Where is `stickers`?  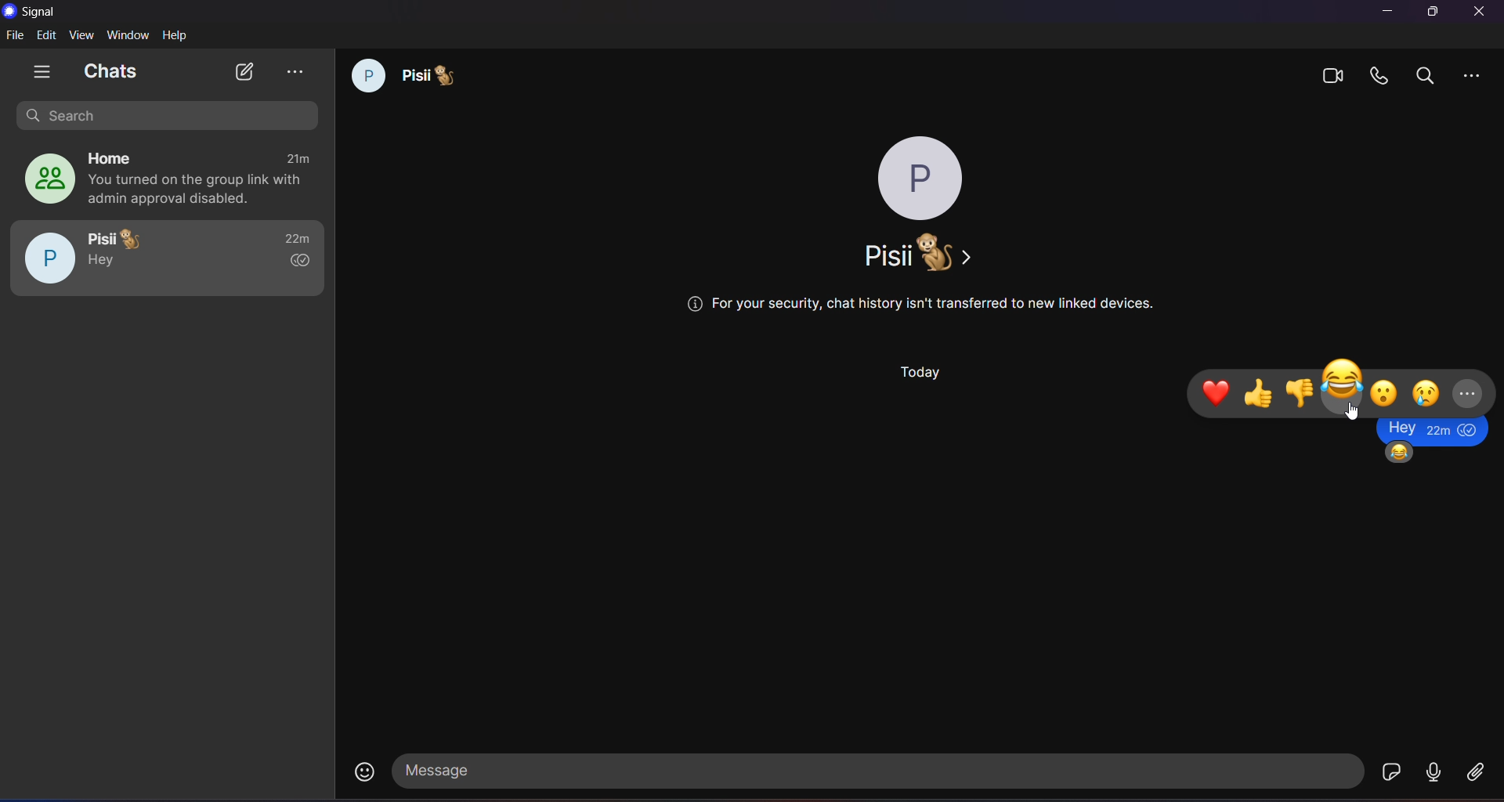
stickers is located at coordinates (1393, 771).